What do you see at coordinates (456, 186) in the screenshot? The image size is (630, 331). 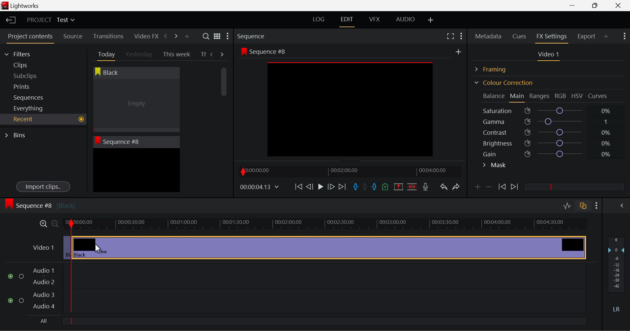 I see `Redo` at bounding box center [456, 186].